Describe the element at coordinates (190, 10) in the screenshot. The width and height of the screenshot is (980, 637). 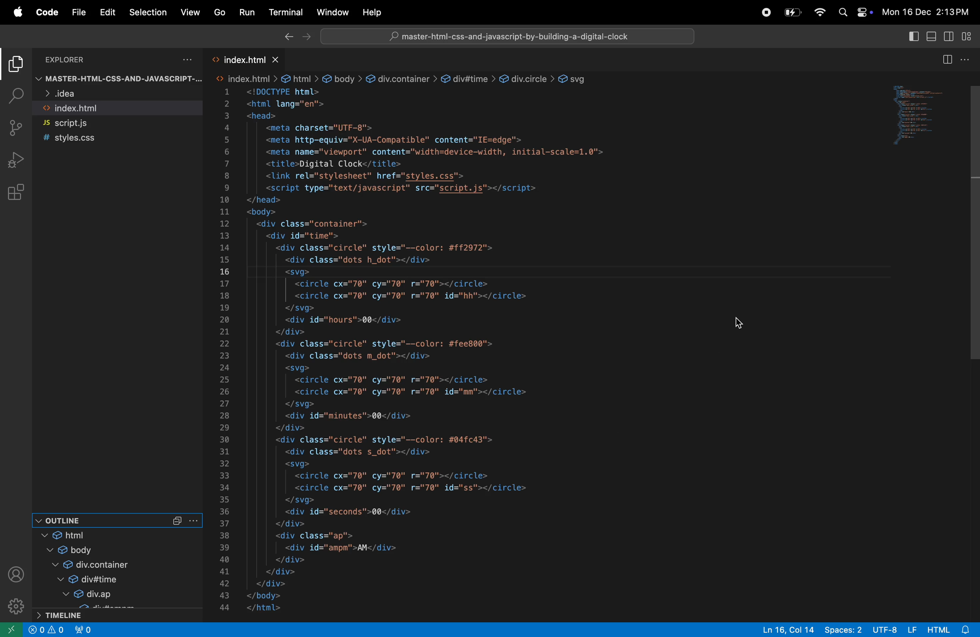
I see `view` at that location.